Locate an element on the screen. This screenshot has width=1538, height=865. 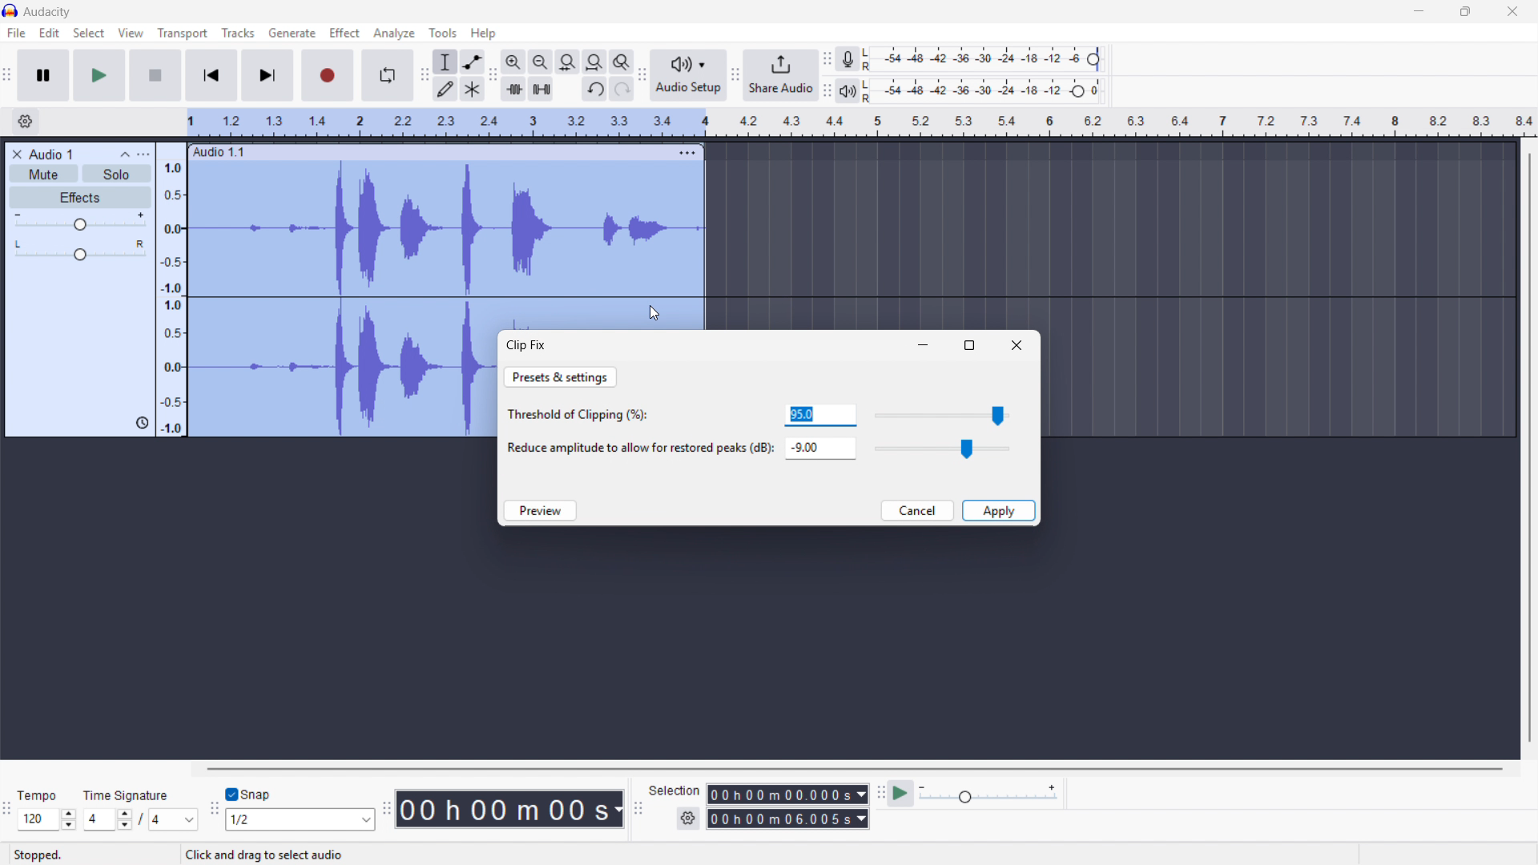
presets and settings  is located at coordinates (561, 377).